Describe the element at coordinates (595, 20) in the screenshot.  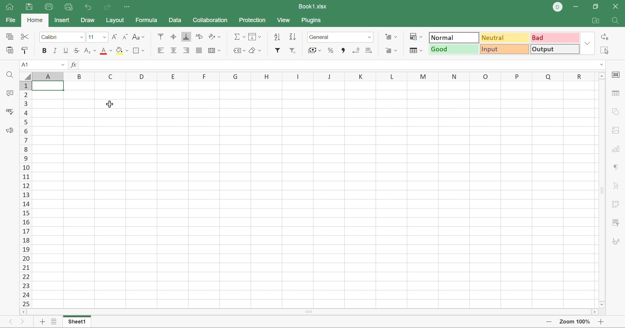
I see `Open file location` at that location.